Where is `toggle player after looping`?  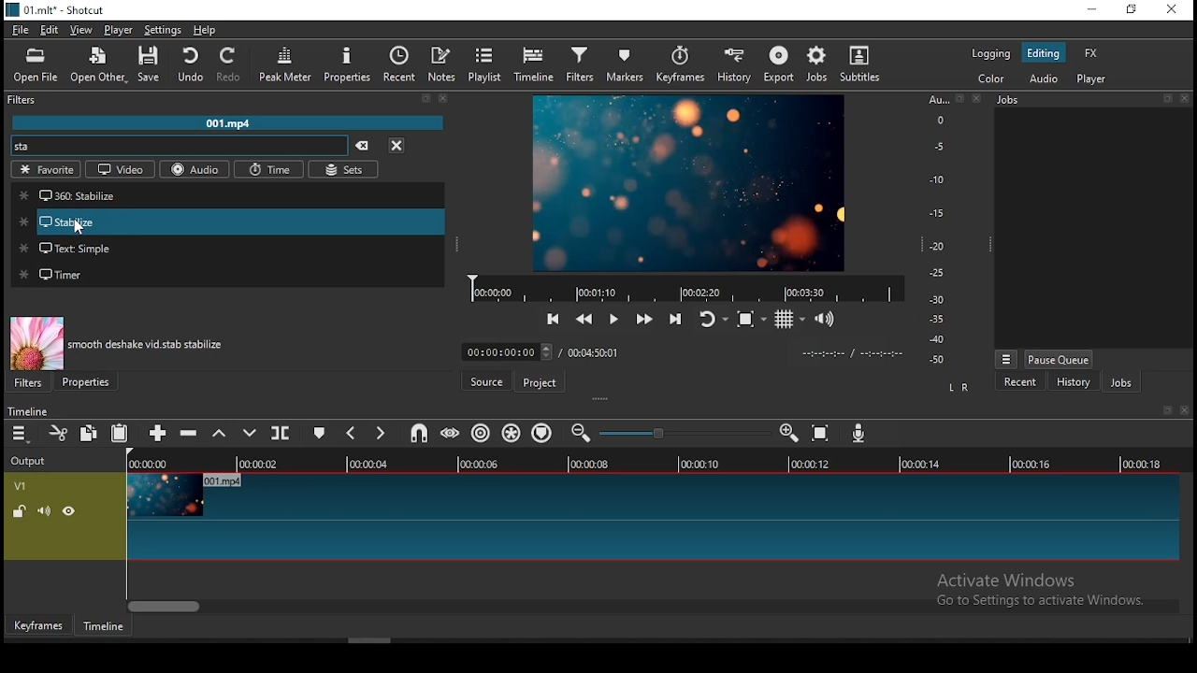
toggle player after looping is located at coordinates (710, 318).